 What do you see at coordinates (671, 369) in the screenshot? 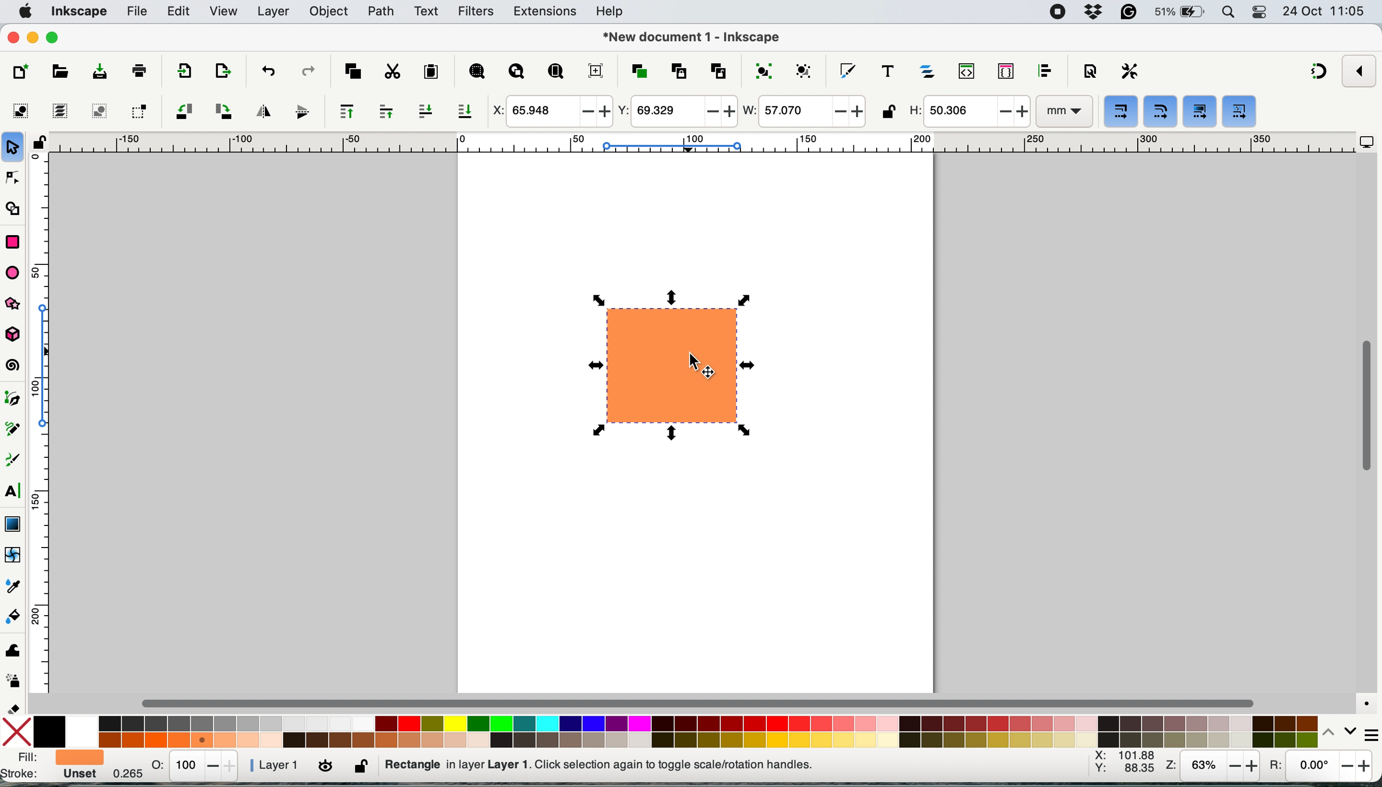
I see `rectangle shape` at bounding box center [671, 369].